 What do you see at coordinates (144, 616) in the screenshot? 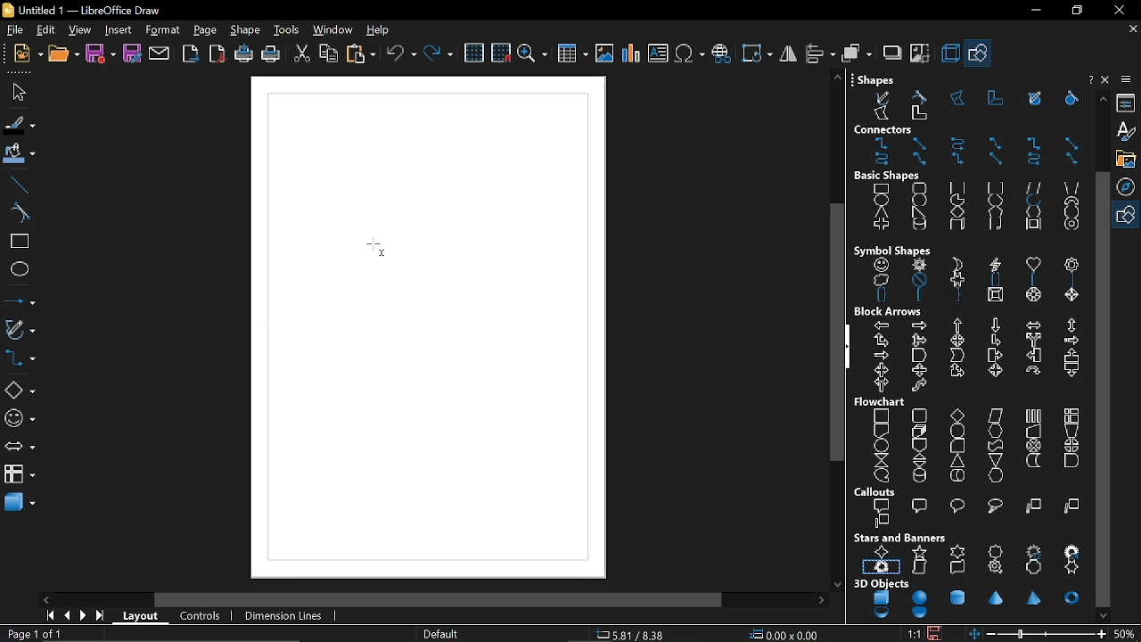
I see `Layout` at bounding box center [144, 616].